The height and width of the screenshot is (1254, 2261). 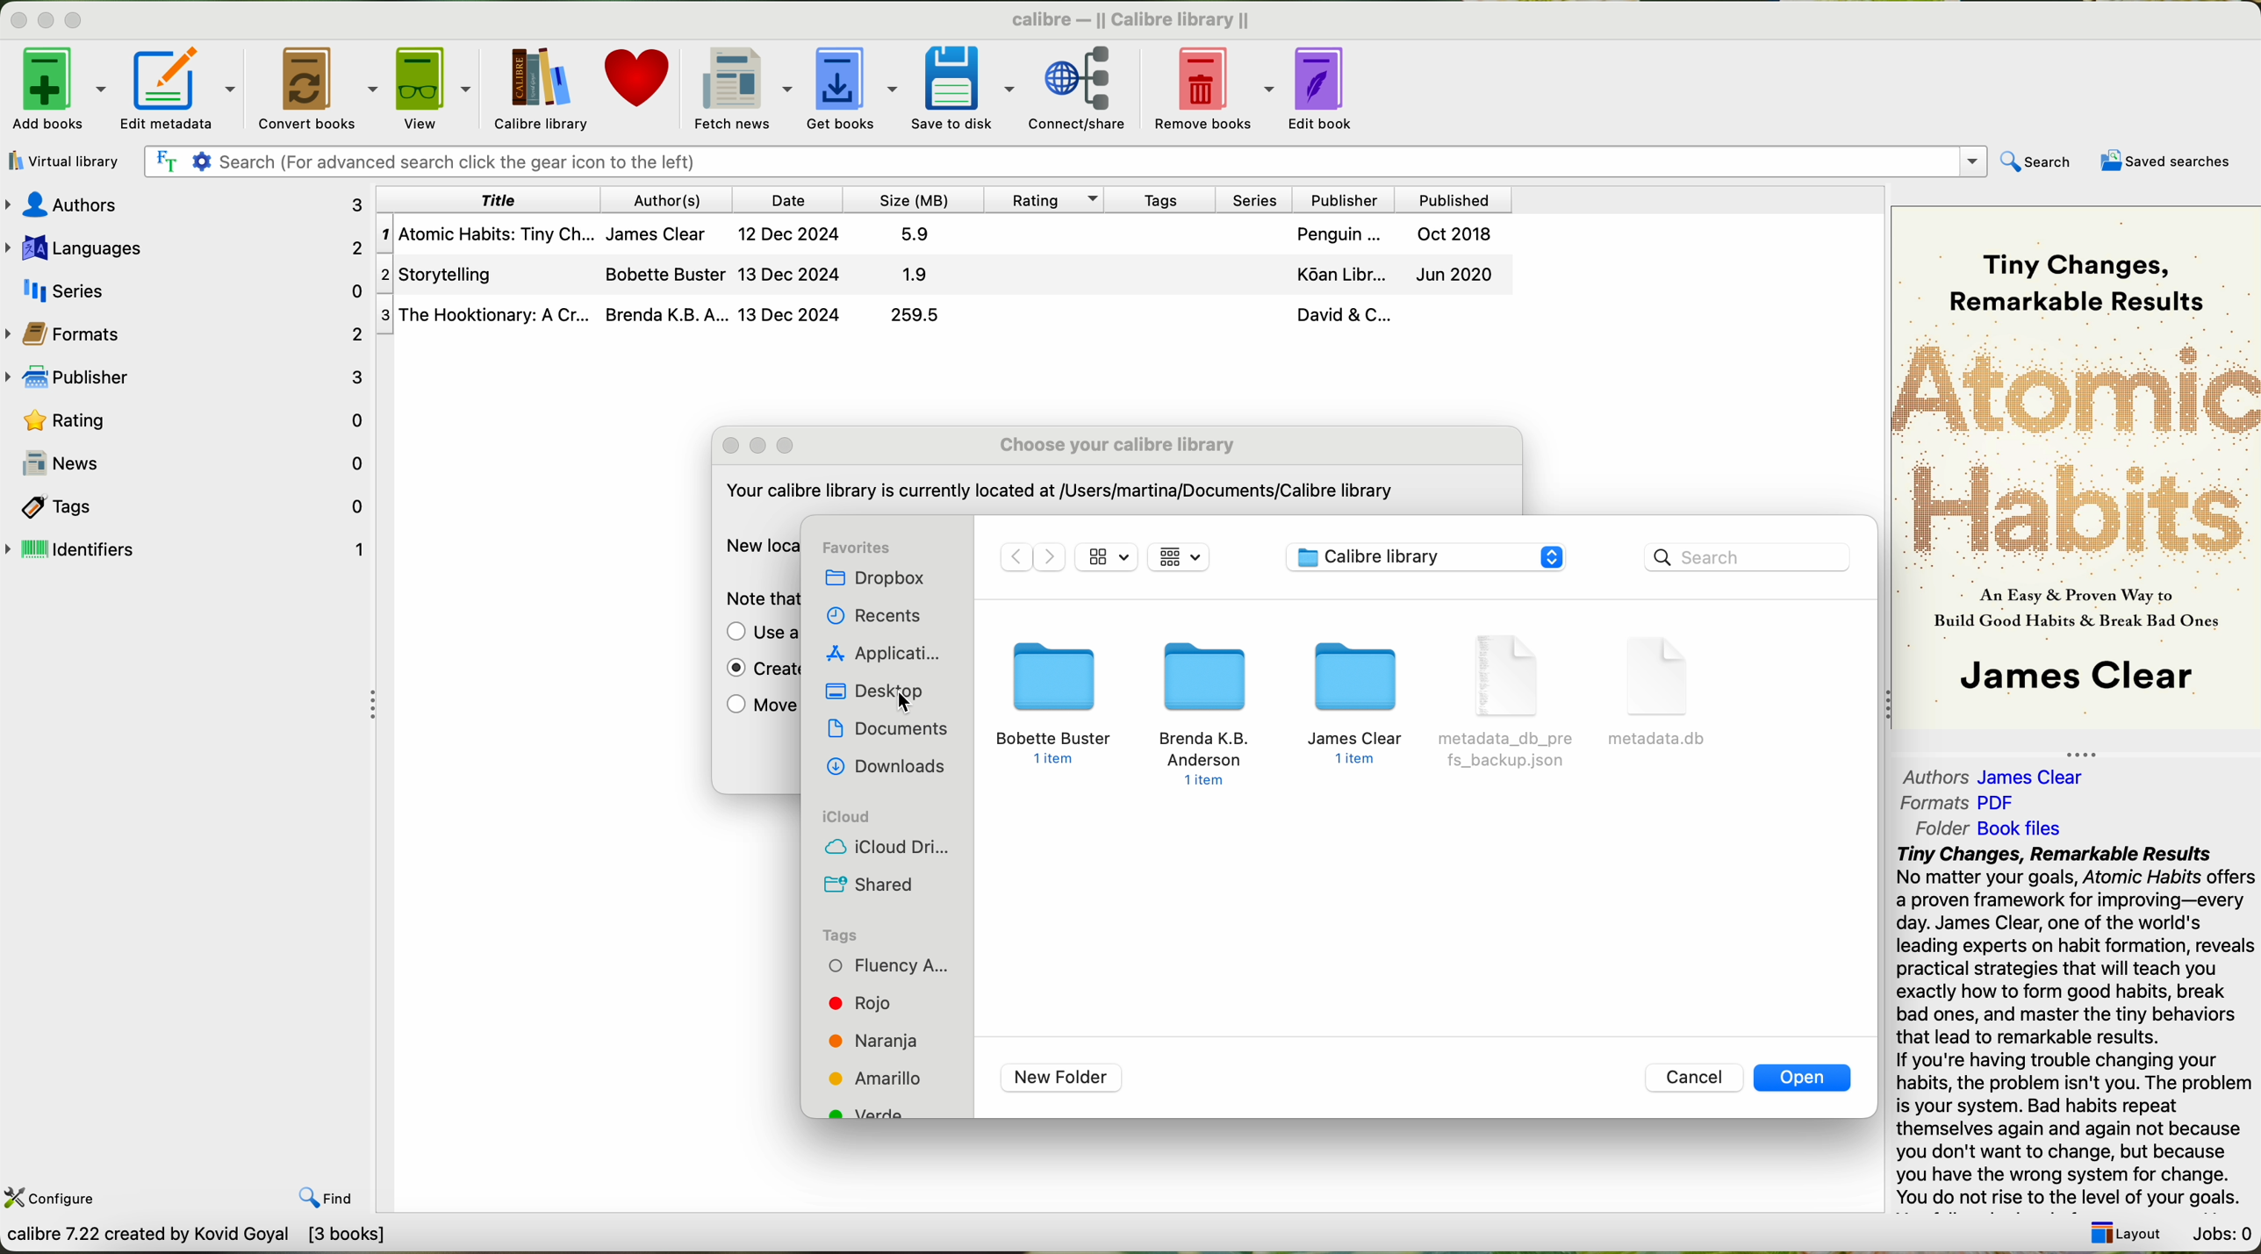 I want to click on icon, so click(x=1179, y=555).